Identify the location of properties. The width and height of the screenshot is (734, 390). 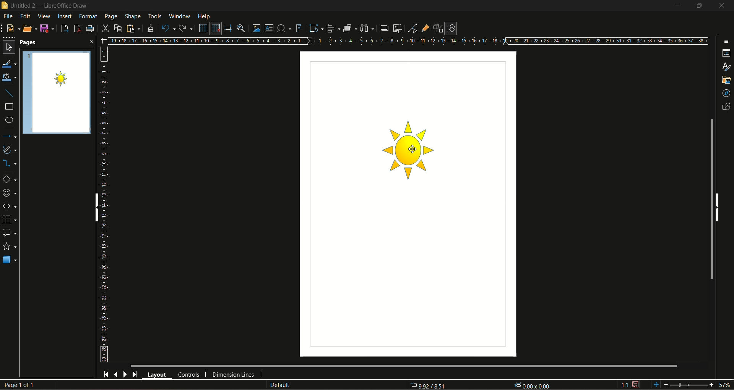
(727, 53).